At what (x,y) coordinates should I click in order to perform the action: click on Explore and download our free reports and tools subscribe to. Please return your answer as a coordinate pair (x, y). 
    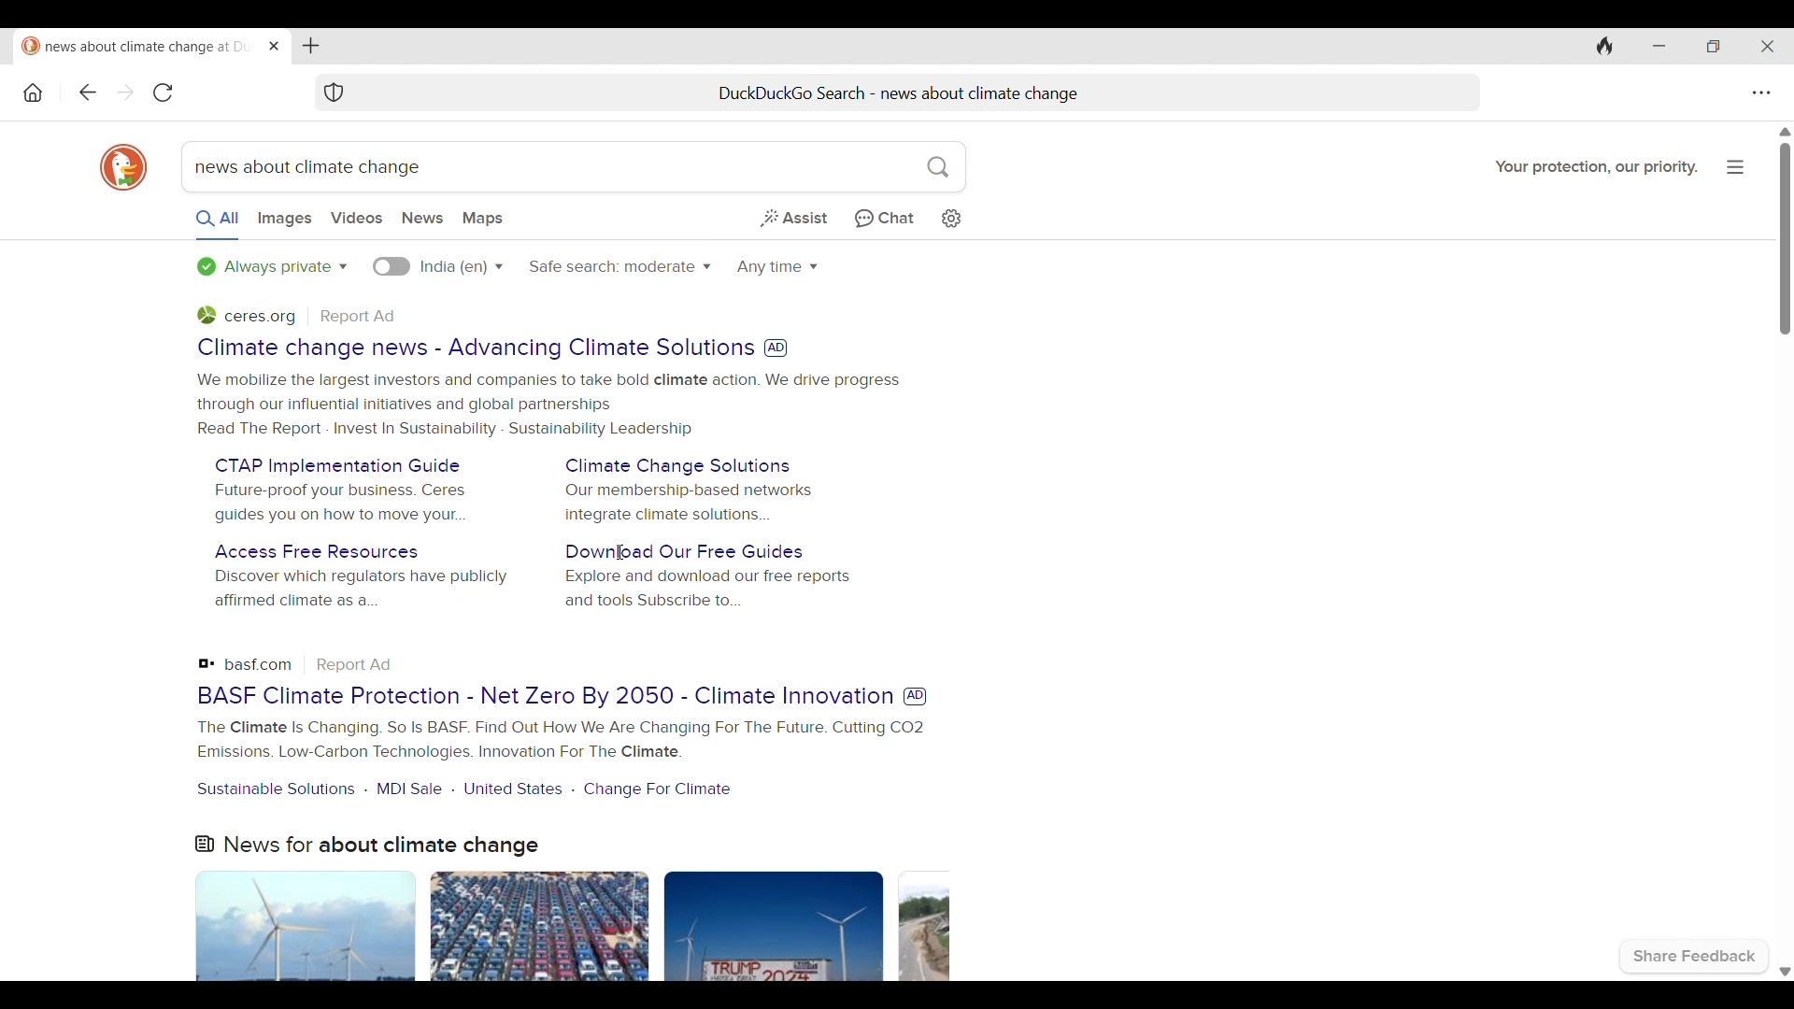
    Looking at the image, I should click on (708, 590).